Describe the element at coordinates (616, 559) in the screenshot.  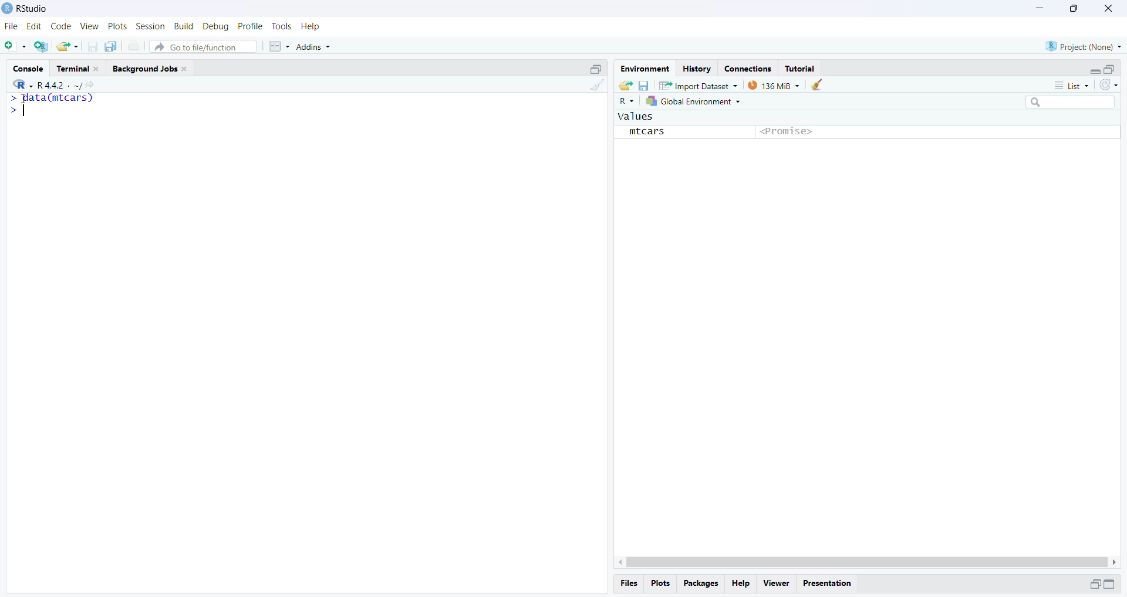
I see `Left` at that location.